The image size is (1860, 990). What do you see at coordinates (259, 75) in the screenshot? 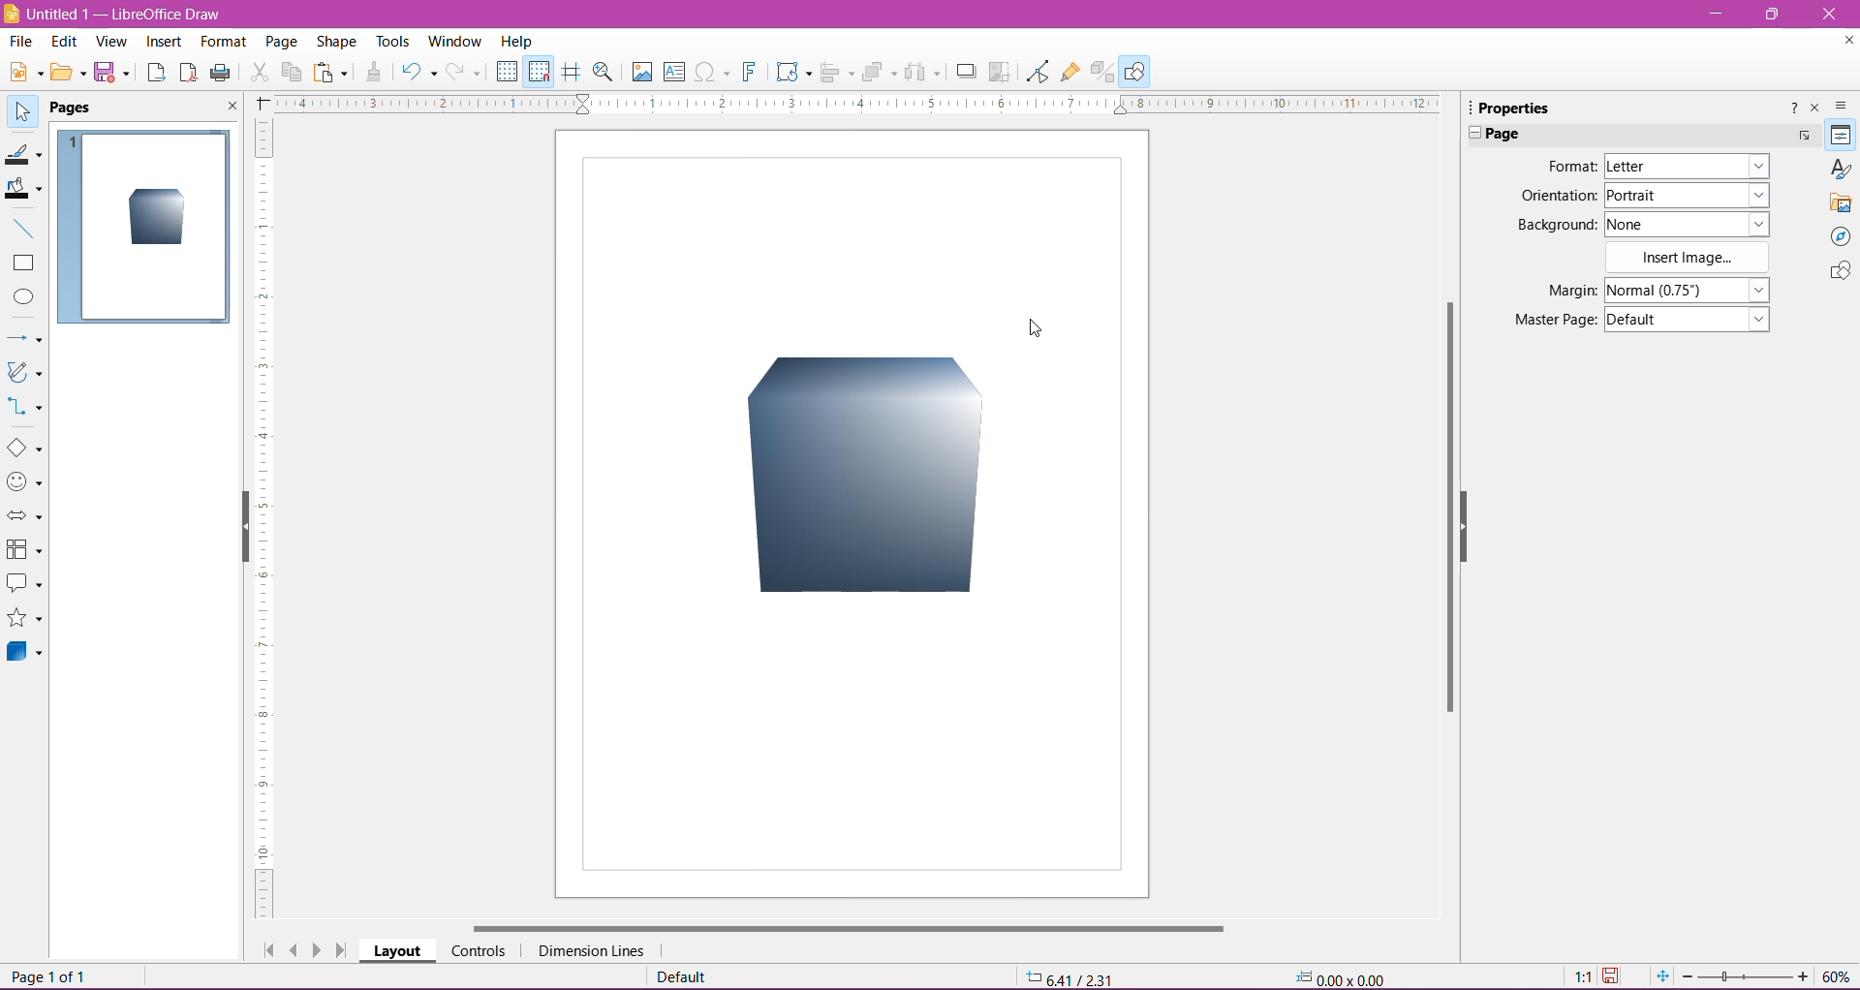
I see `Cut` at bounding box center [259, 75].